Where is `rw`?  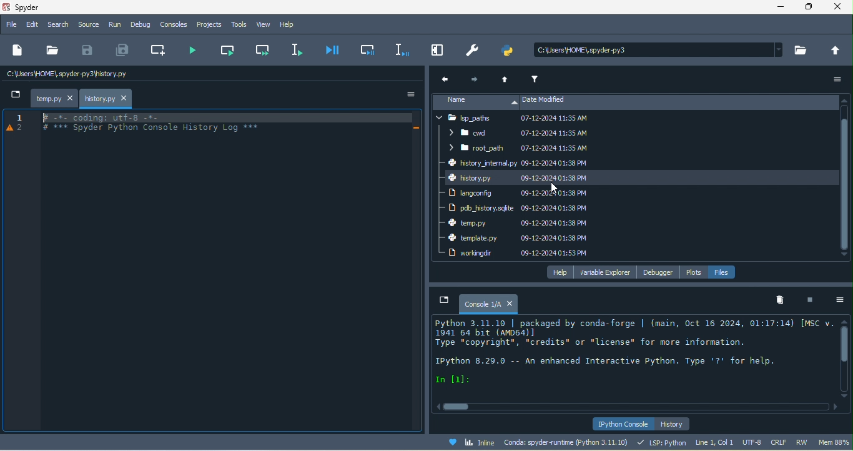 rw is located at coordinates (806, 441).